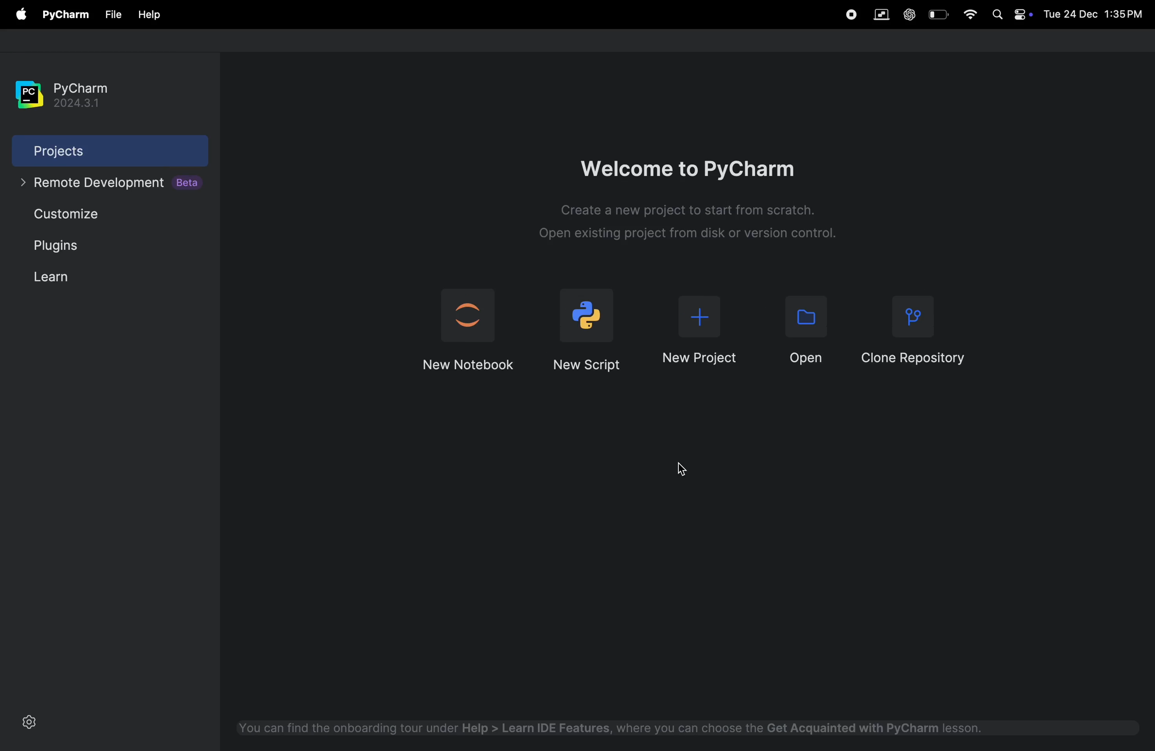 The height and width of the screenshot is (751, 1155). What do you see at coordinates (697, 161) in the screenshot?
I see `wlecome to pycharm` at bounding box center [697, 161].